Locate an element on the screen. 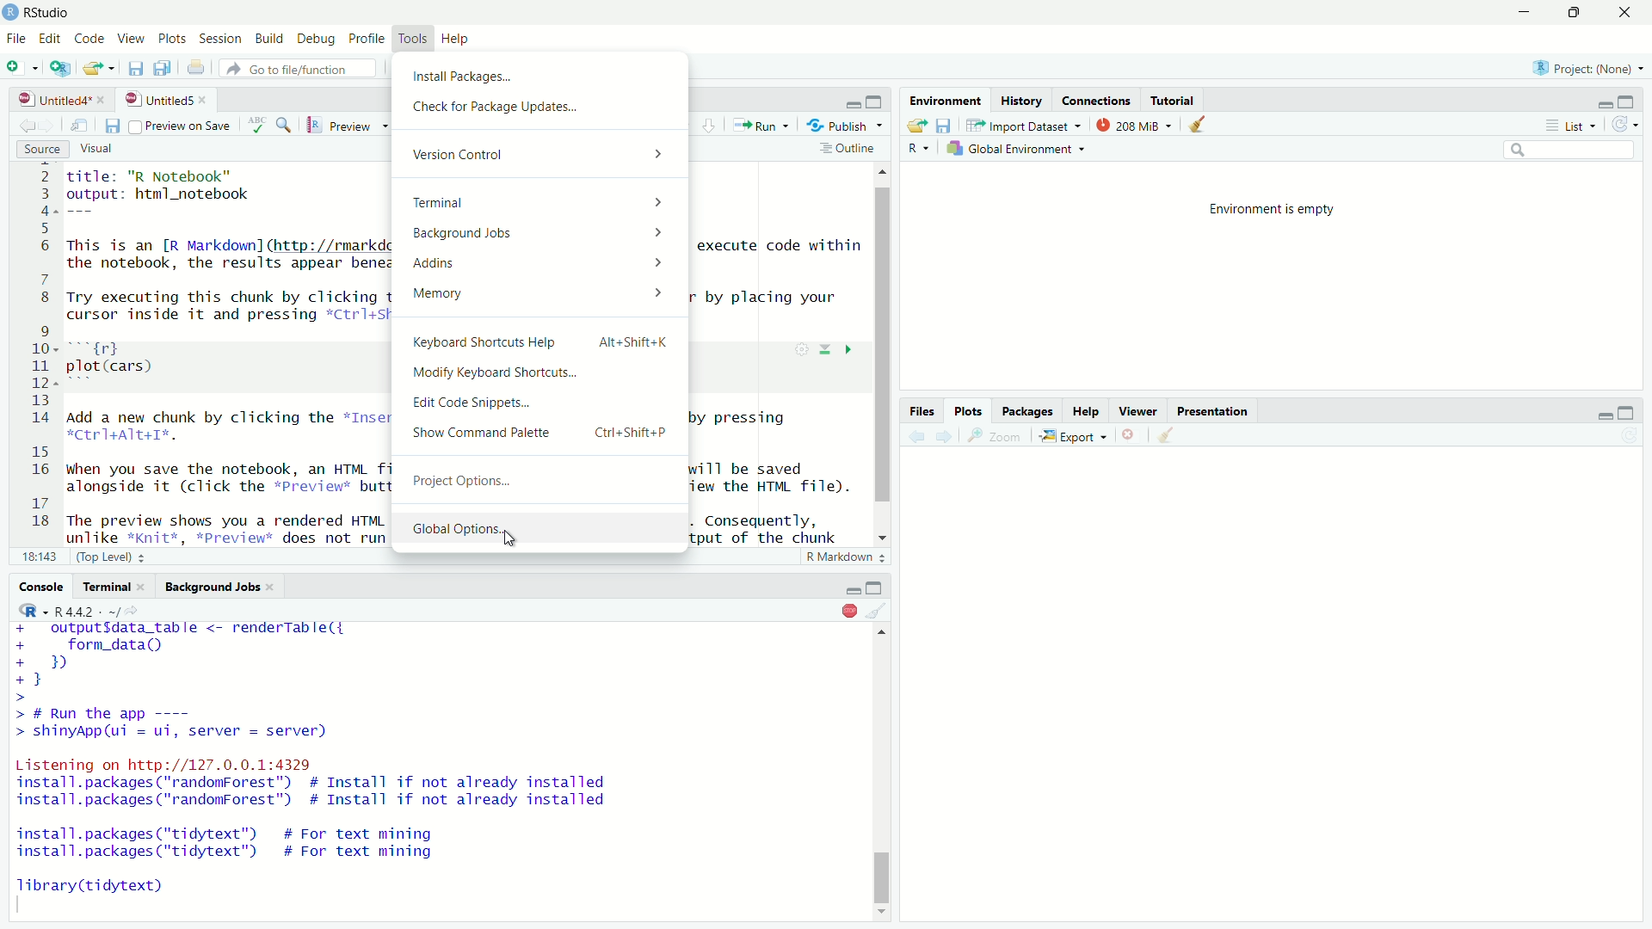  Packages is located at coordinates (1029, 412).